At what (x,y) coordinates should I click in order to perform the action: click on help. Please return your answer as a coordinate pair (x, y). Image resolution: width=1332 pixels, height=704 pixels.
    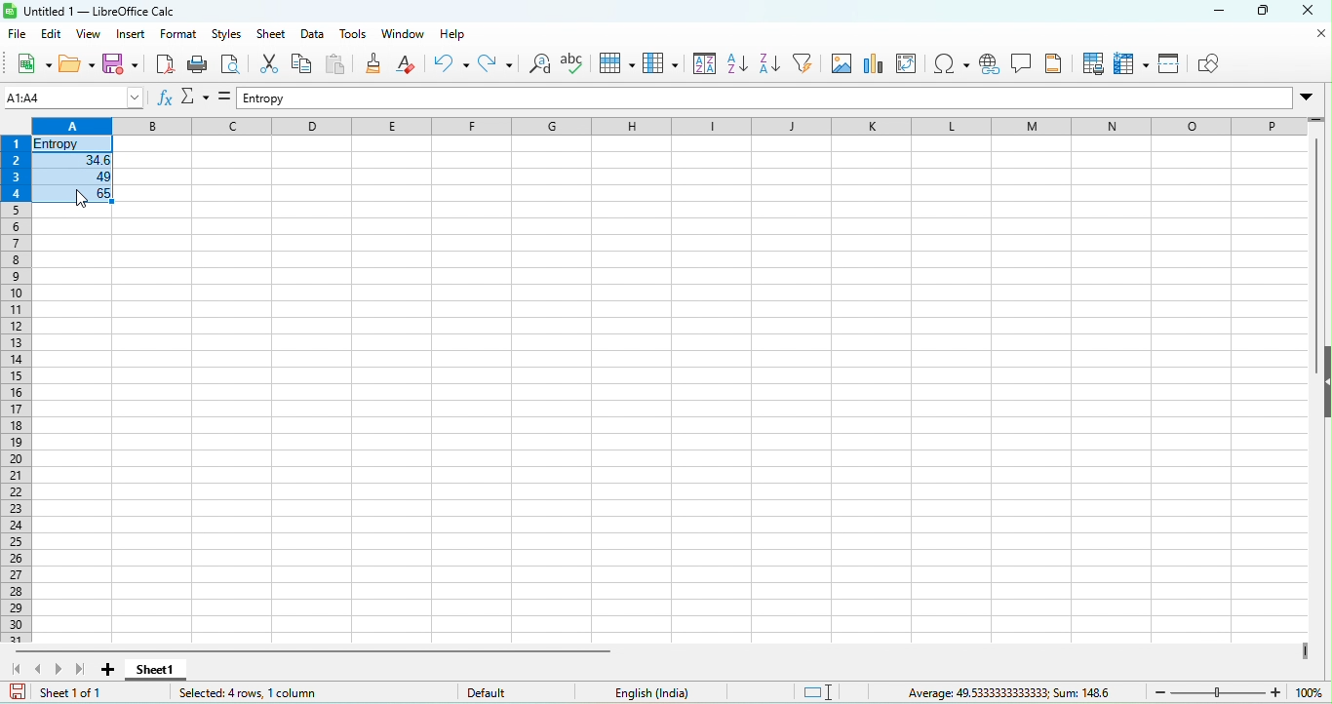
    Looking at the image, I should click on (458, 35).